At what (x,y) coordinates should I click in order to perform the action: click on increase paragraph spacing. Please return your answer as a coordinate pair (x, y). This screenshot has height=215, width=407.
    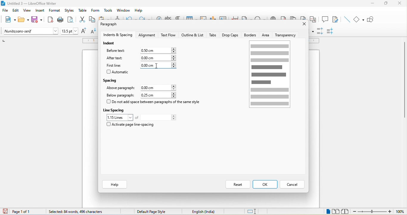
    Looking at the image, I should click on (320, 30).